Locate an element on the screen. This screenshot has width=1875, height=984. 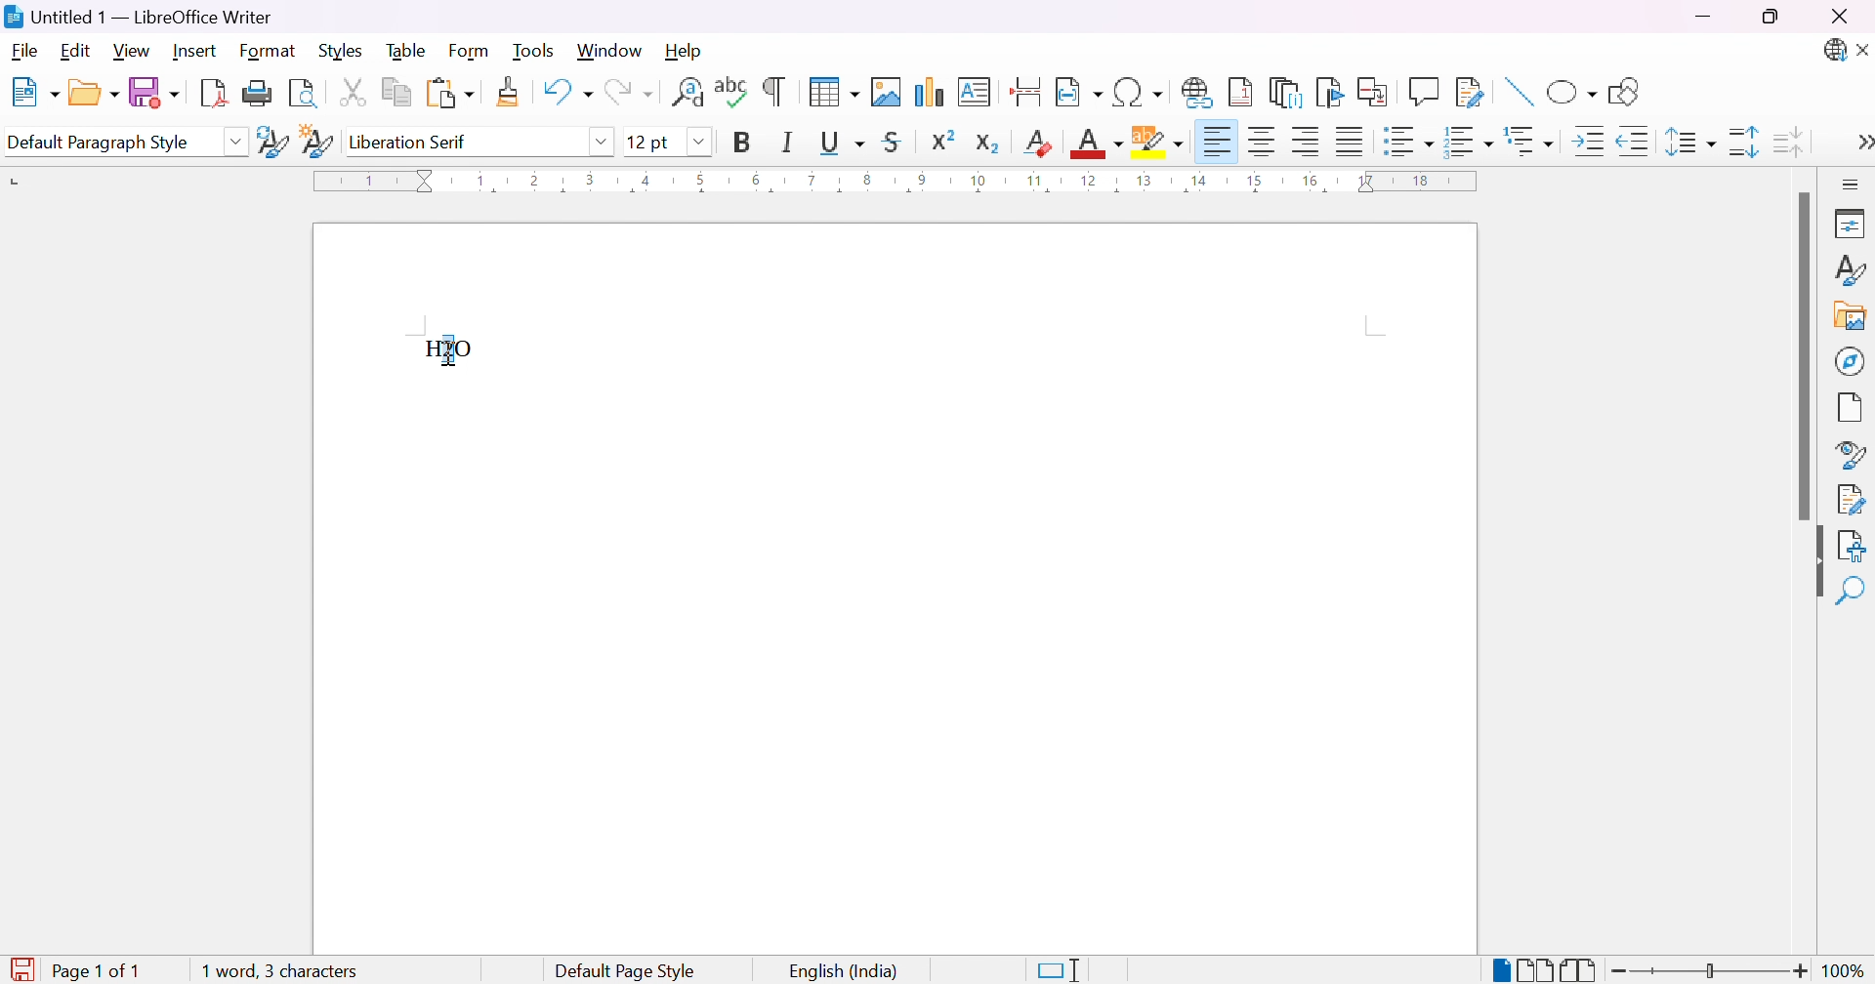
Align left is located at coordinates (1217, 143).